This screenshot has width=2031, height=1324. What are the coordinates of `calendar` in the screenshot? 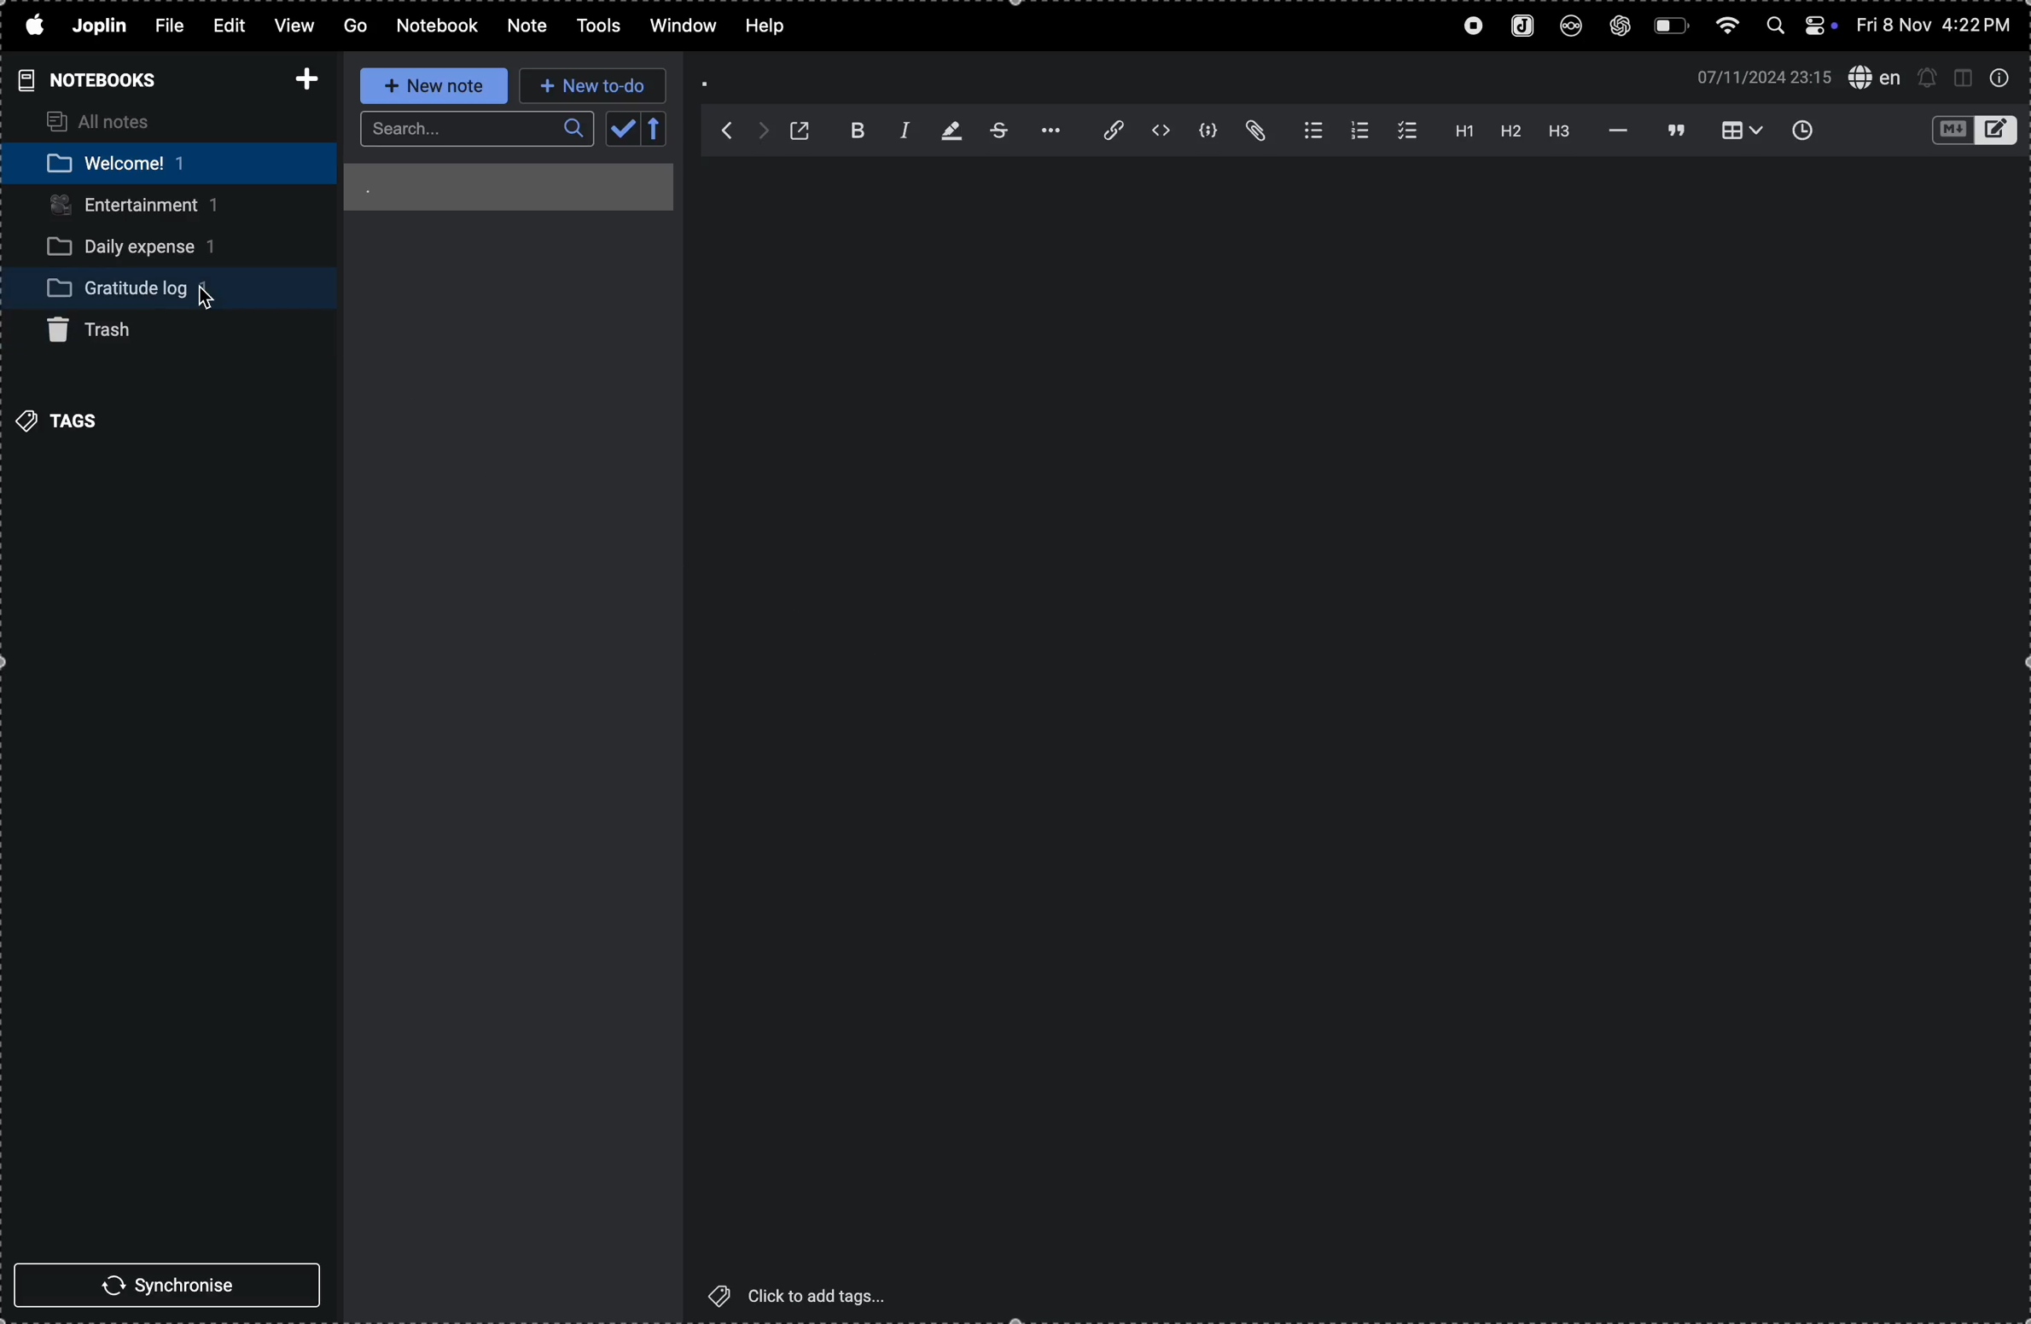 It's located at (639, 129).